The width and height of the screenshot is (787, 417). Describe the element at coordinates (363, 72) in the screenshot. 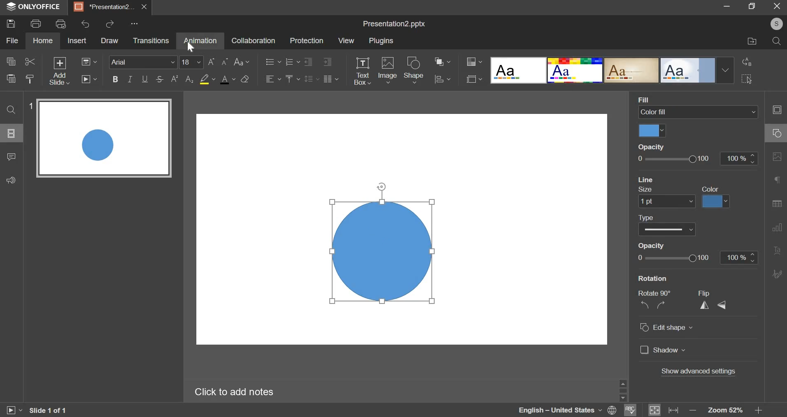

I see `text box` at that location.